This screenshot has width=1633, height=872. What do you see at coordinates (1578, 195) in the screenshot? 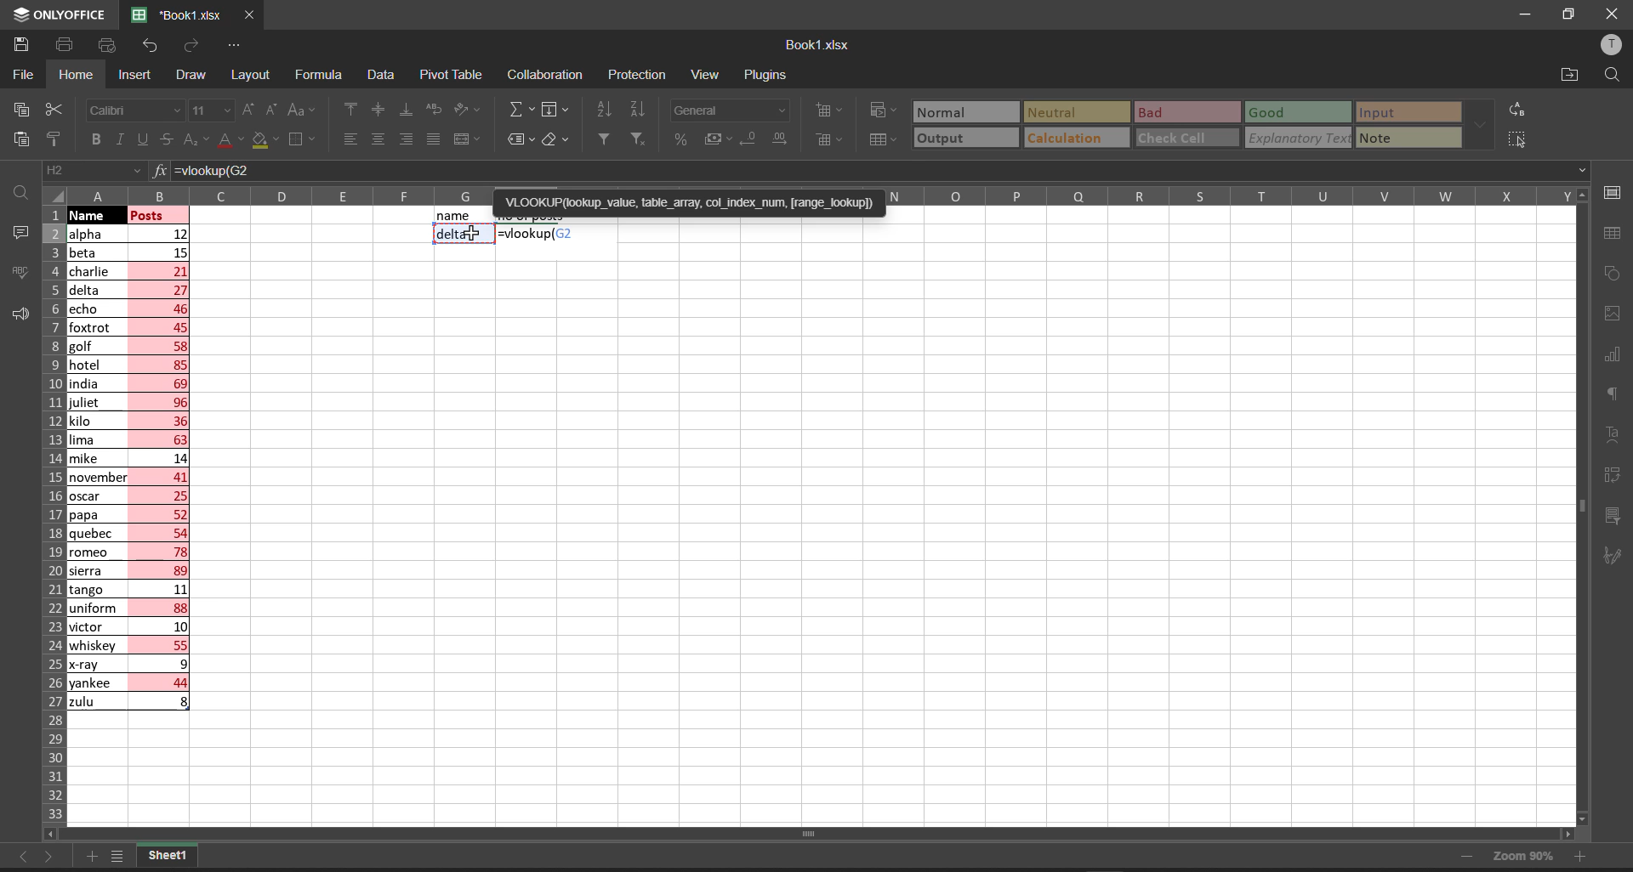
I see `scroll up` at bounding box center [1578, 195].